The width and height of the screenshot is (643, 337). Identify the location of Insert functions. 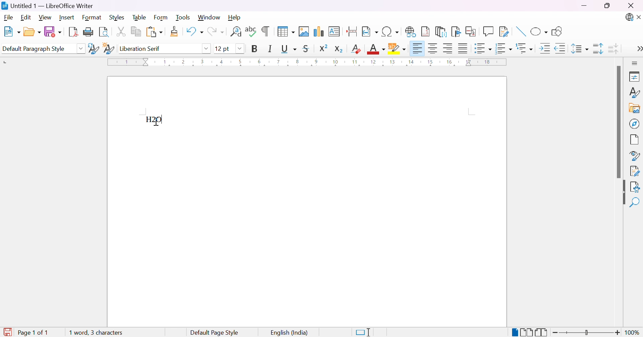
(488, 31).